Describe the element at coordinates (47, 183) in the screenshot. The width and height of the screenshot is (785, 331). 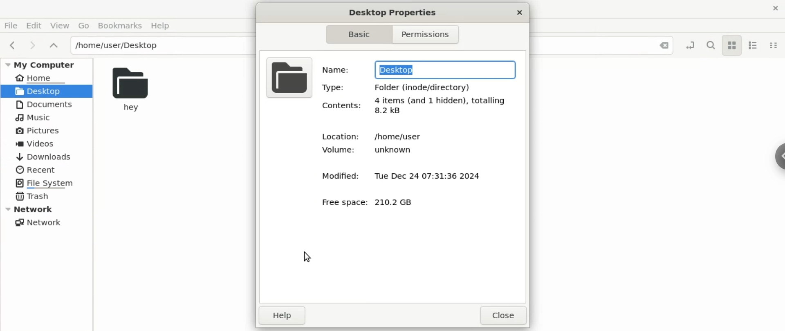
I see `file system` at that location.